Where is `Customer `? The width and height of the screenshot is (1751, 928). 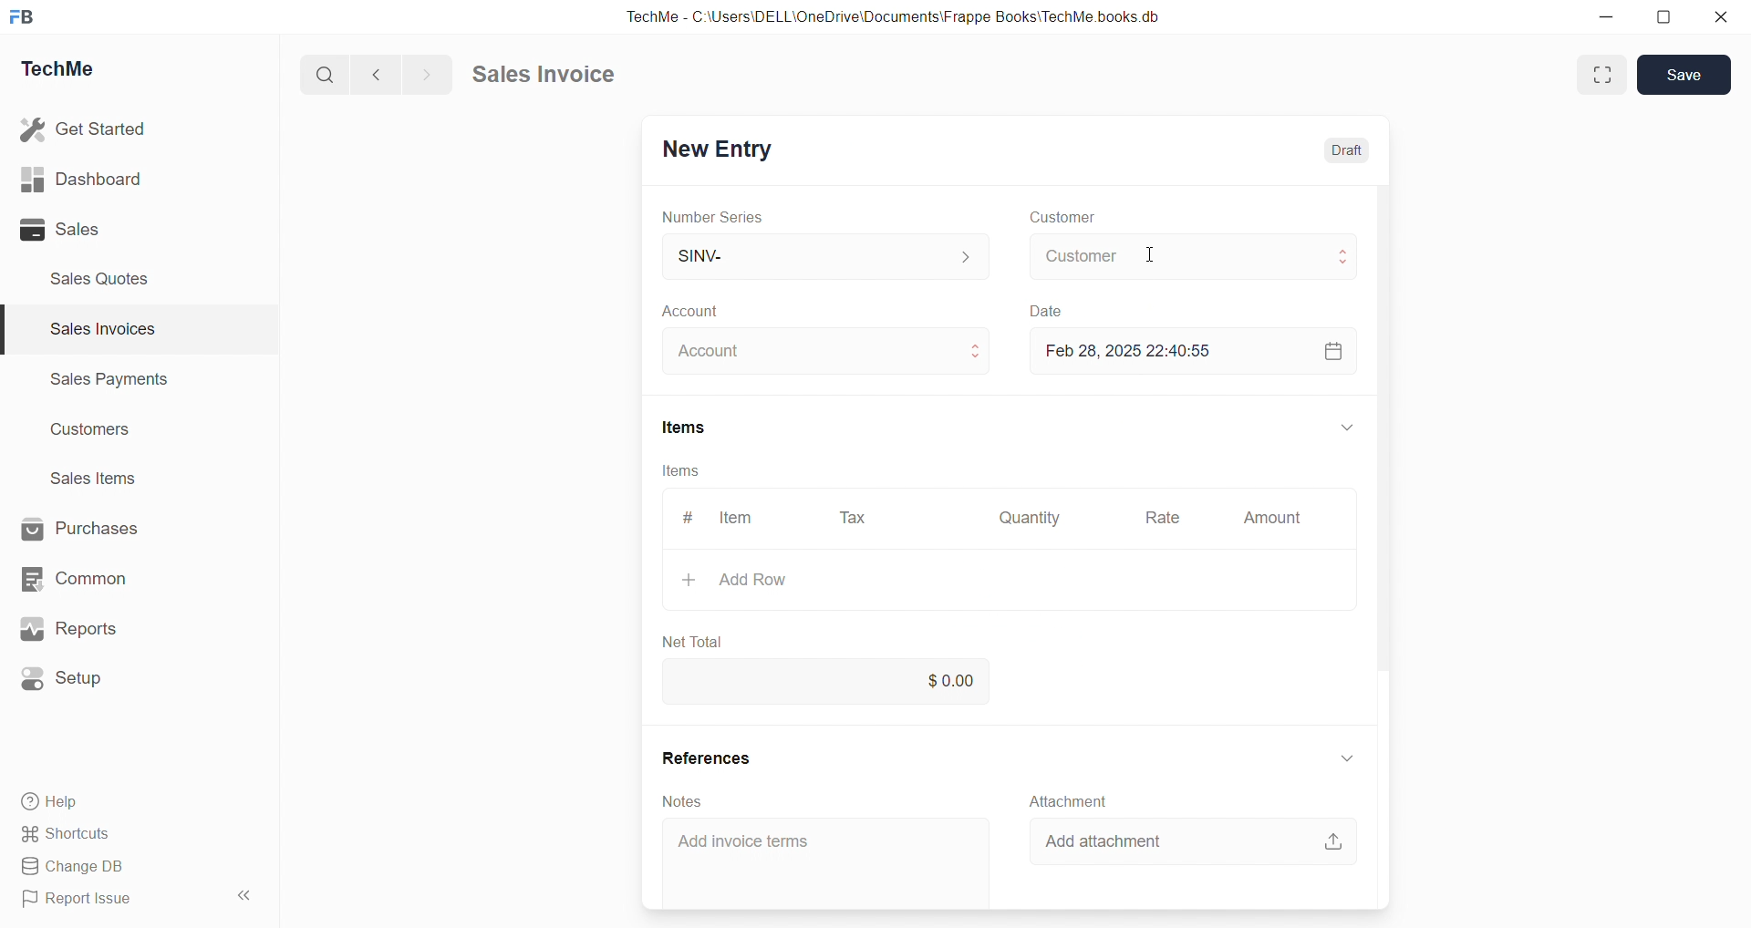 Customer  is located at coordinates (1196, 256).